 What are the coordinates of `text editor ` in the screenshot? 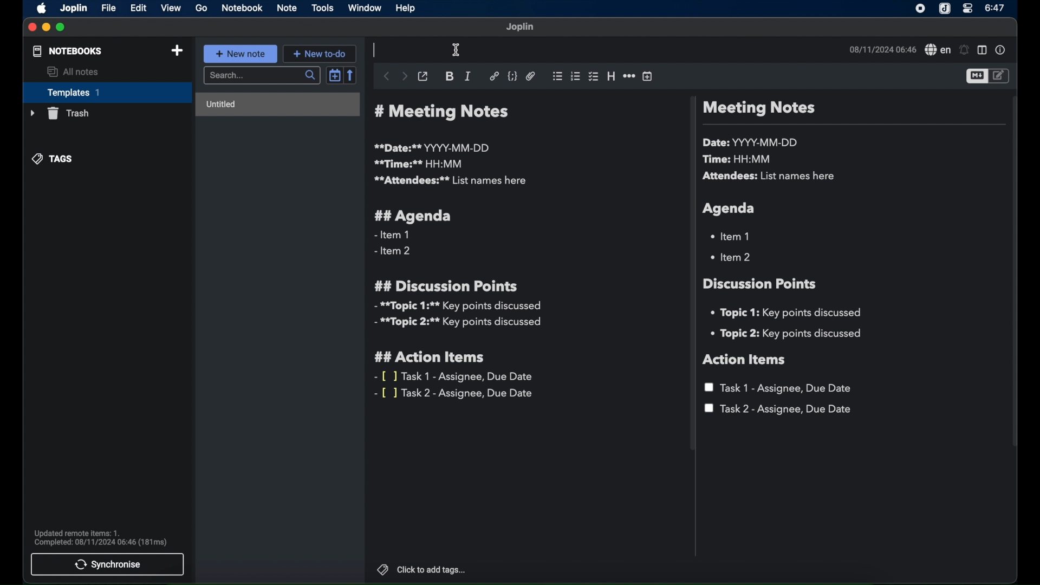 It's located at (376, 49).